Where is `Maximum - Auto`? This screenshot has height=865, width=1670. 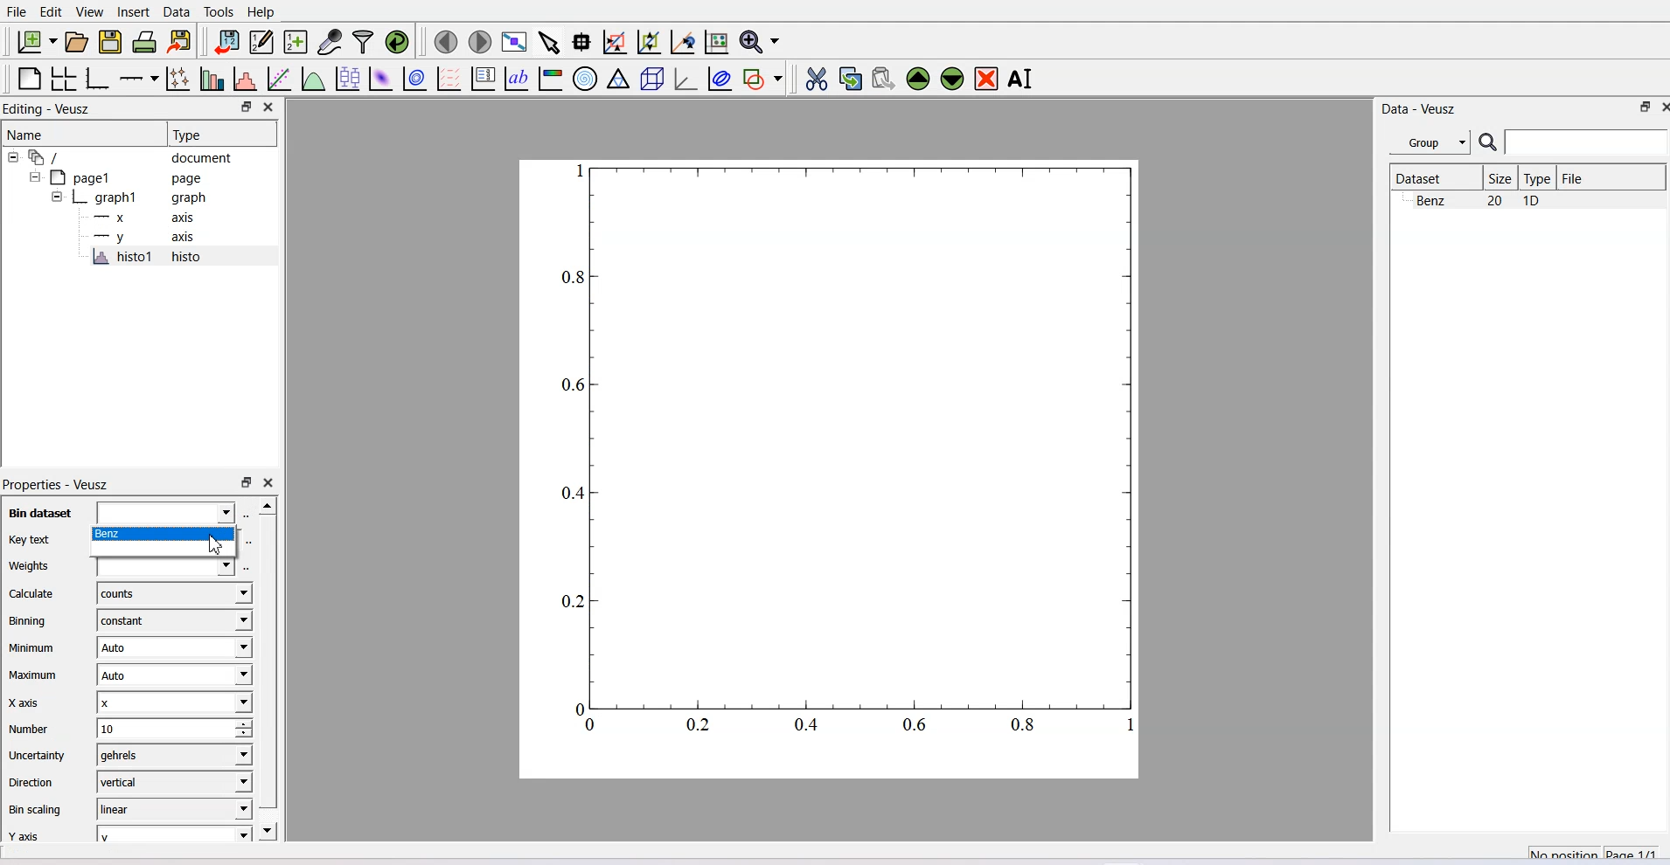 Maximum - Auto is located at coordinates (127, 674).